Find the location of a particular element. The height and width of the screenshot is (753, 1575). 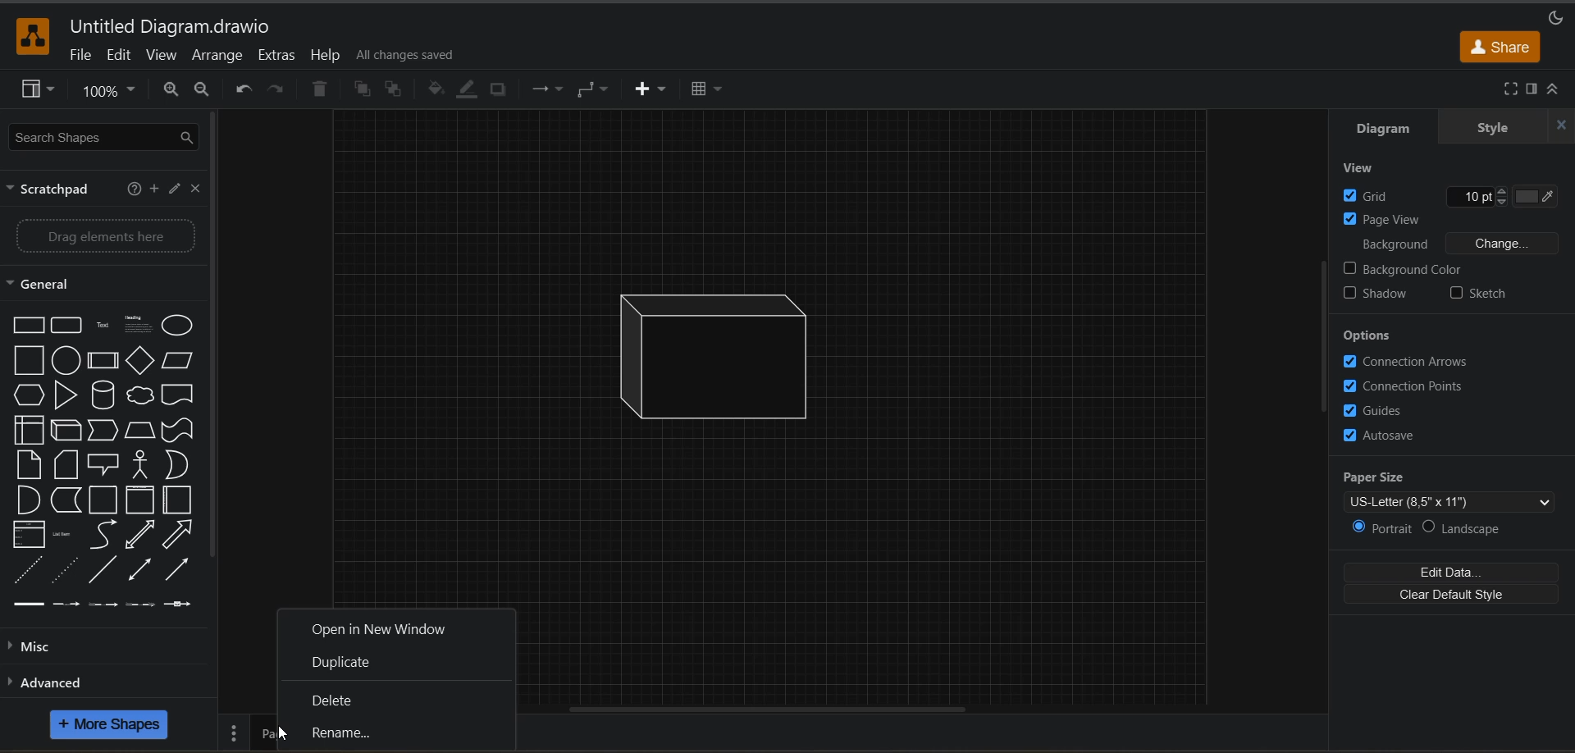

vertical scroll bar is located at coordinates (1325, 336).